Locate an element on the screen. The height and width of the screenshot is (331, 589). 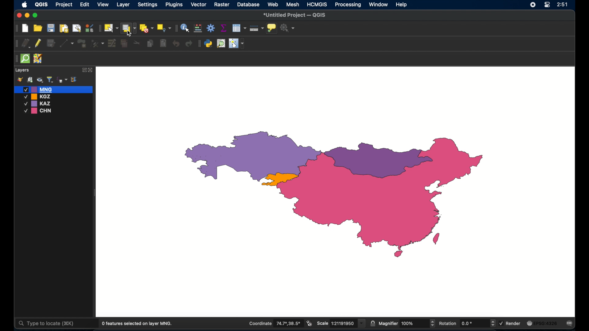
project toolbar is located at coordinates (15, 29).